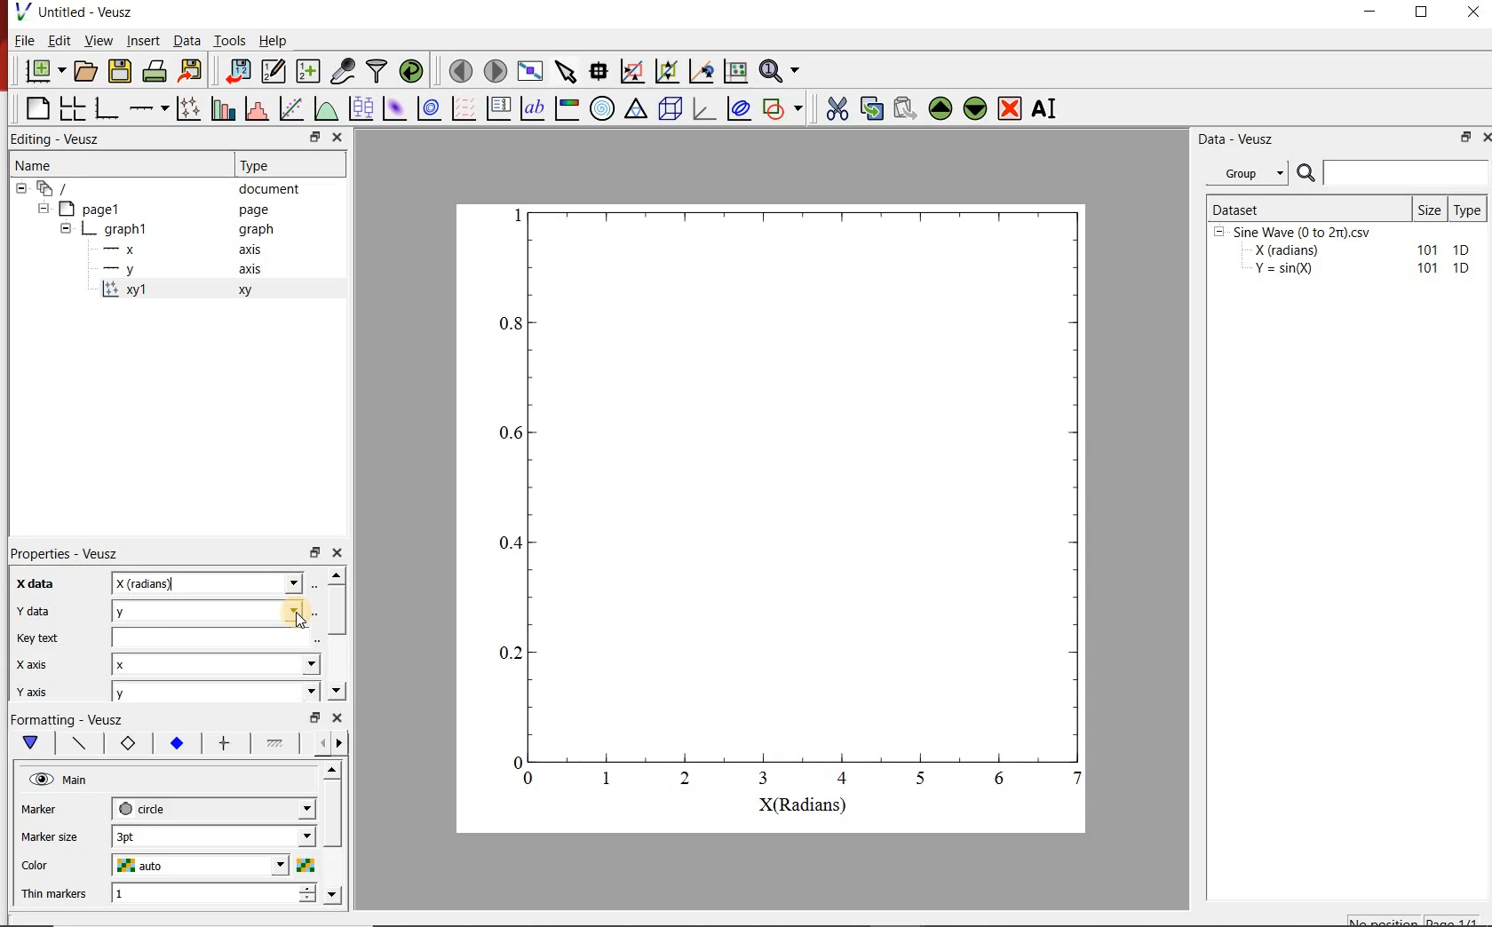 The image size is (1492, 927). I want to click on plot a function, so click(328, 107).